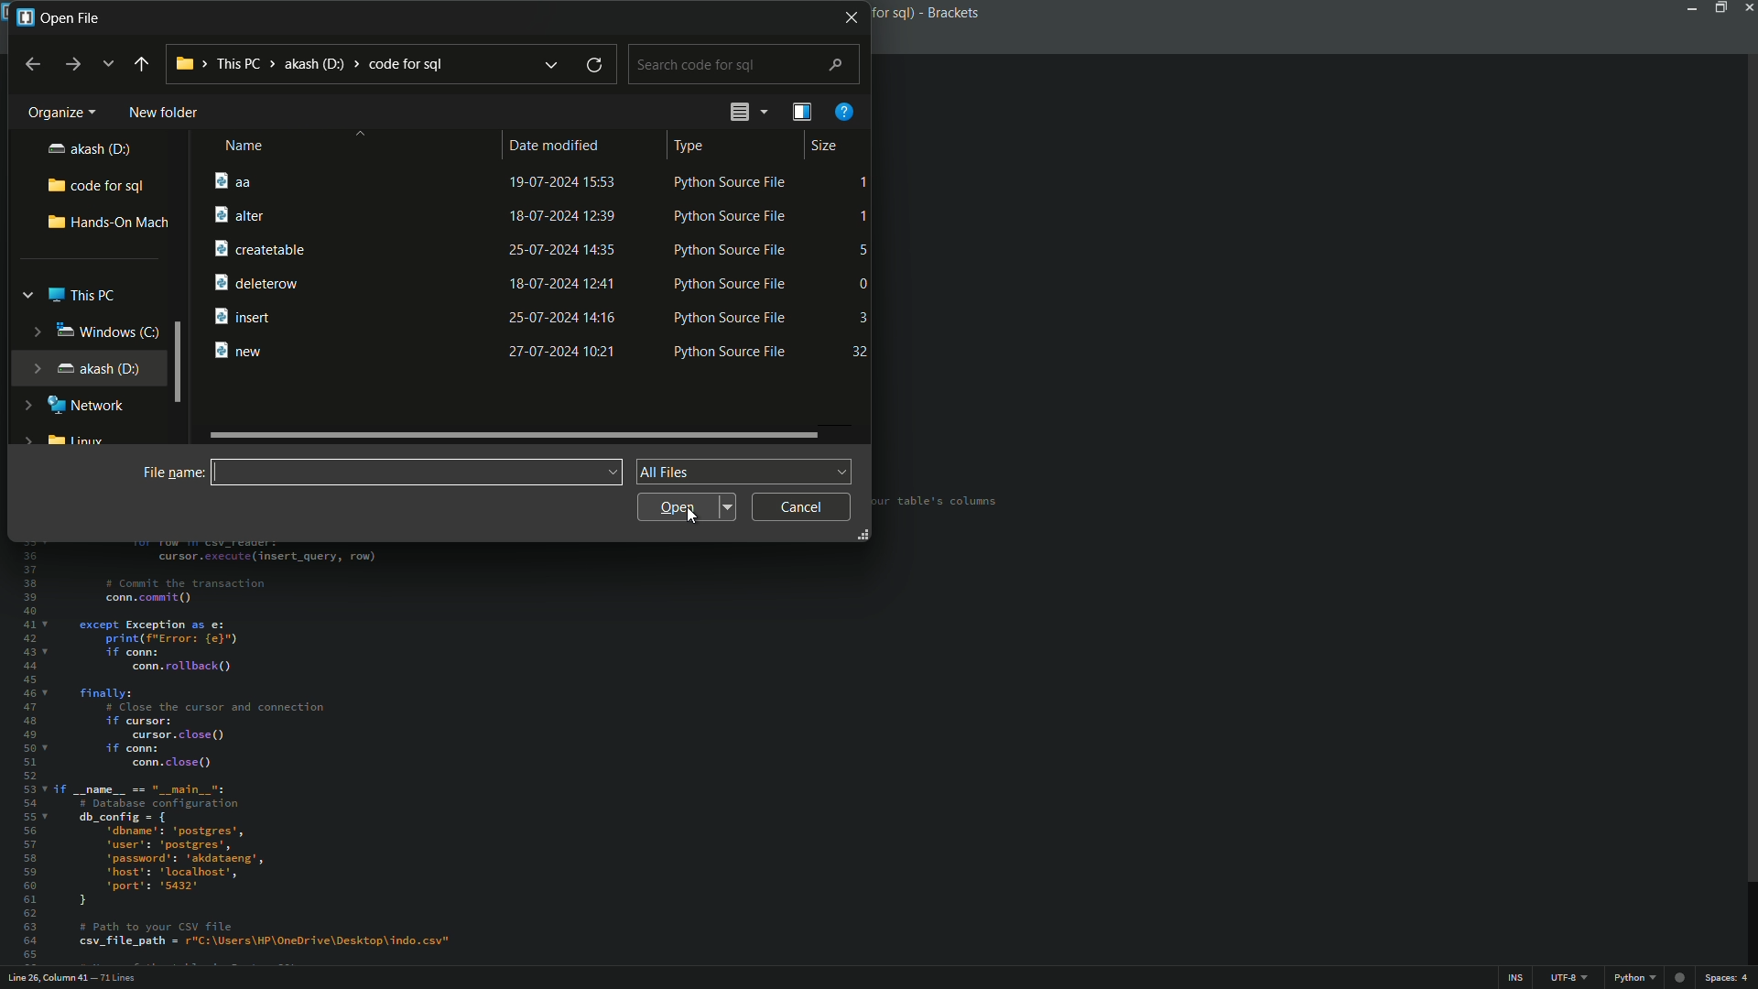 This screenshot has width=1758, height=989. What do you see at coordinates (23, 19) in the screenshot?
I see `app icon` at bounding box center [23, 19].